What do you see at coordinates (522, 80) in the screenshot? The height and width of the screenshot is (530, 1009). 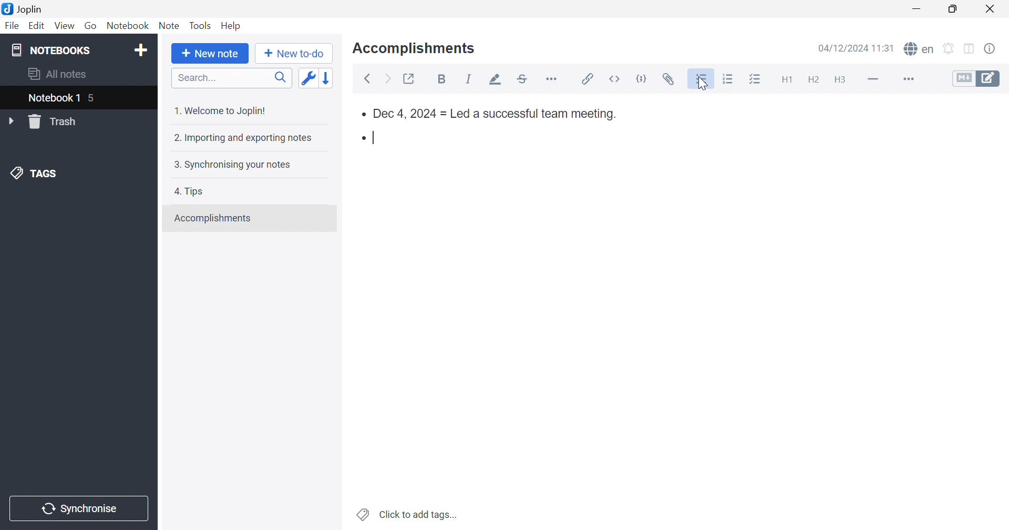 I see `Strikethrough` at bounding box center [522, 80].